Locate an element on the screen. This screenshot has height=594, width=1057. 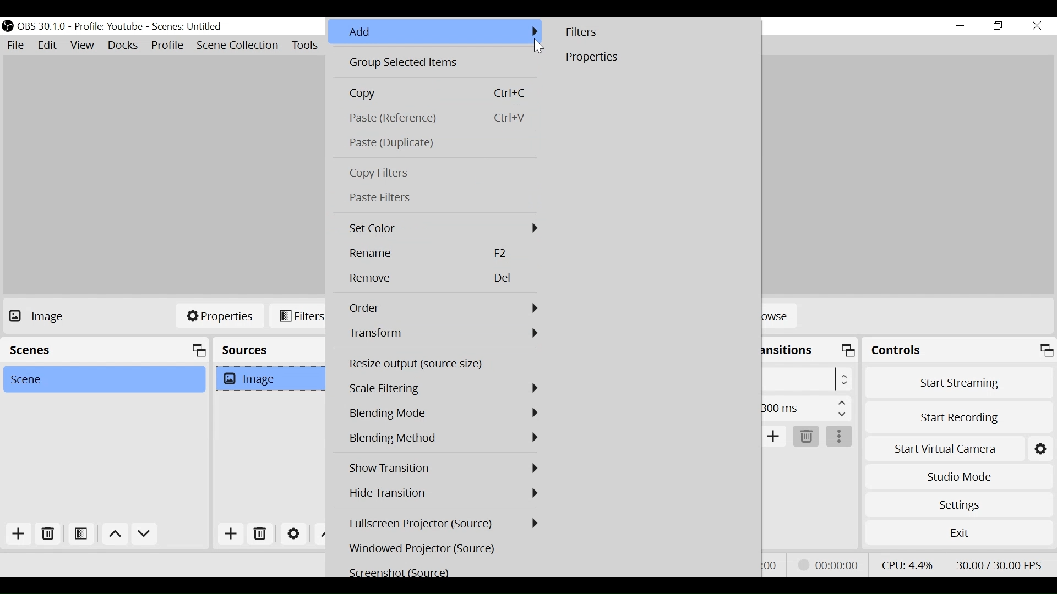
Duration is located at coordinates (807, 410).